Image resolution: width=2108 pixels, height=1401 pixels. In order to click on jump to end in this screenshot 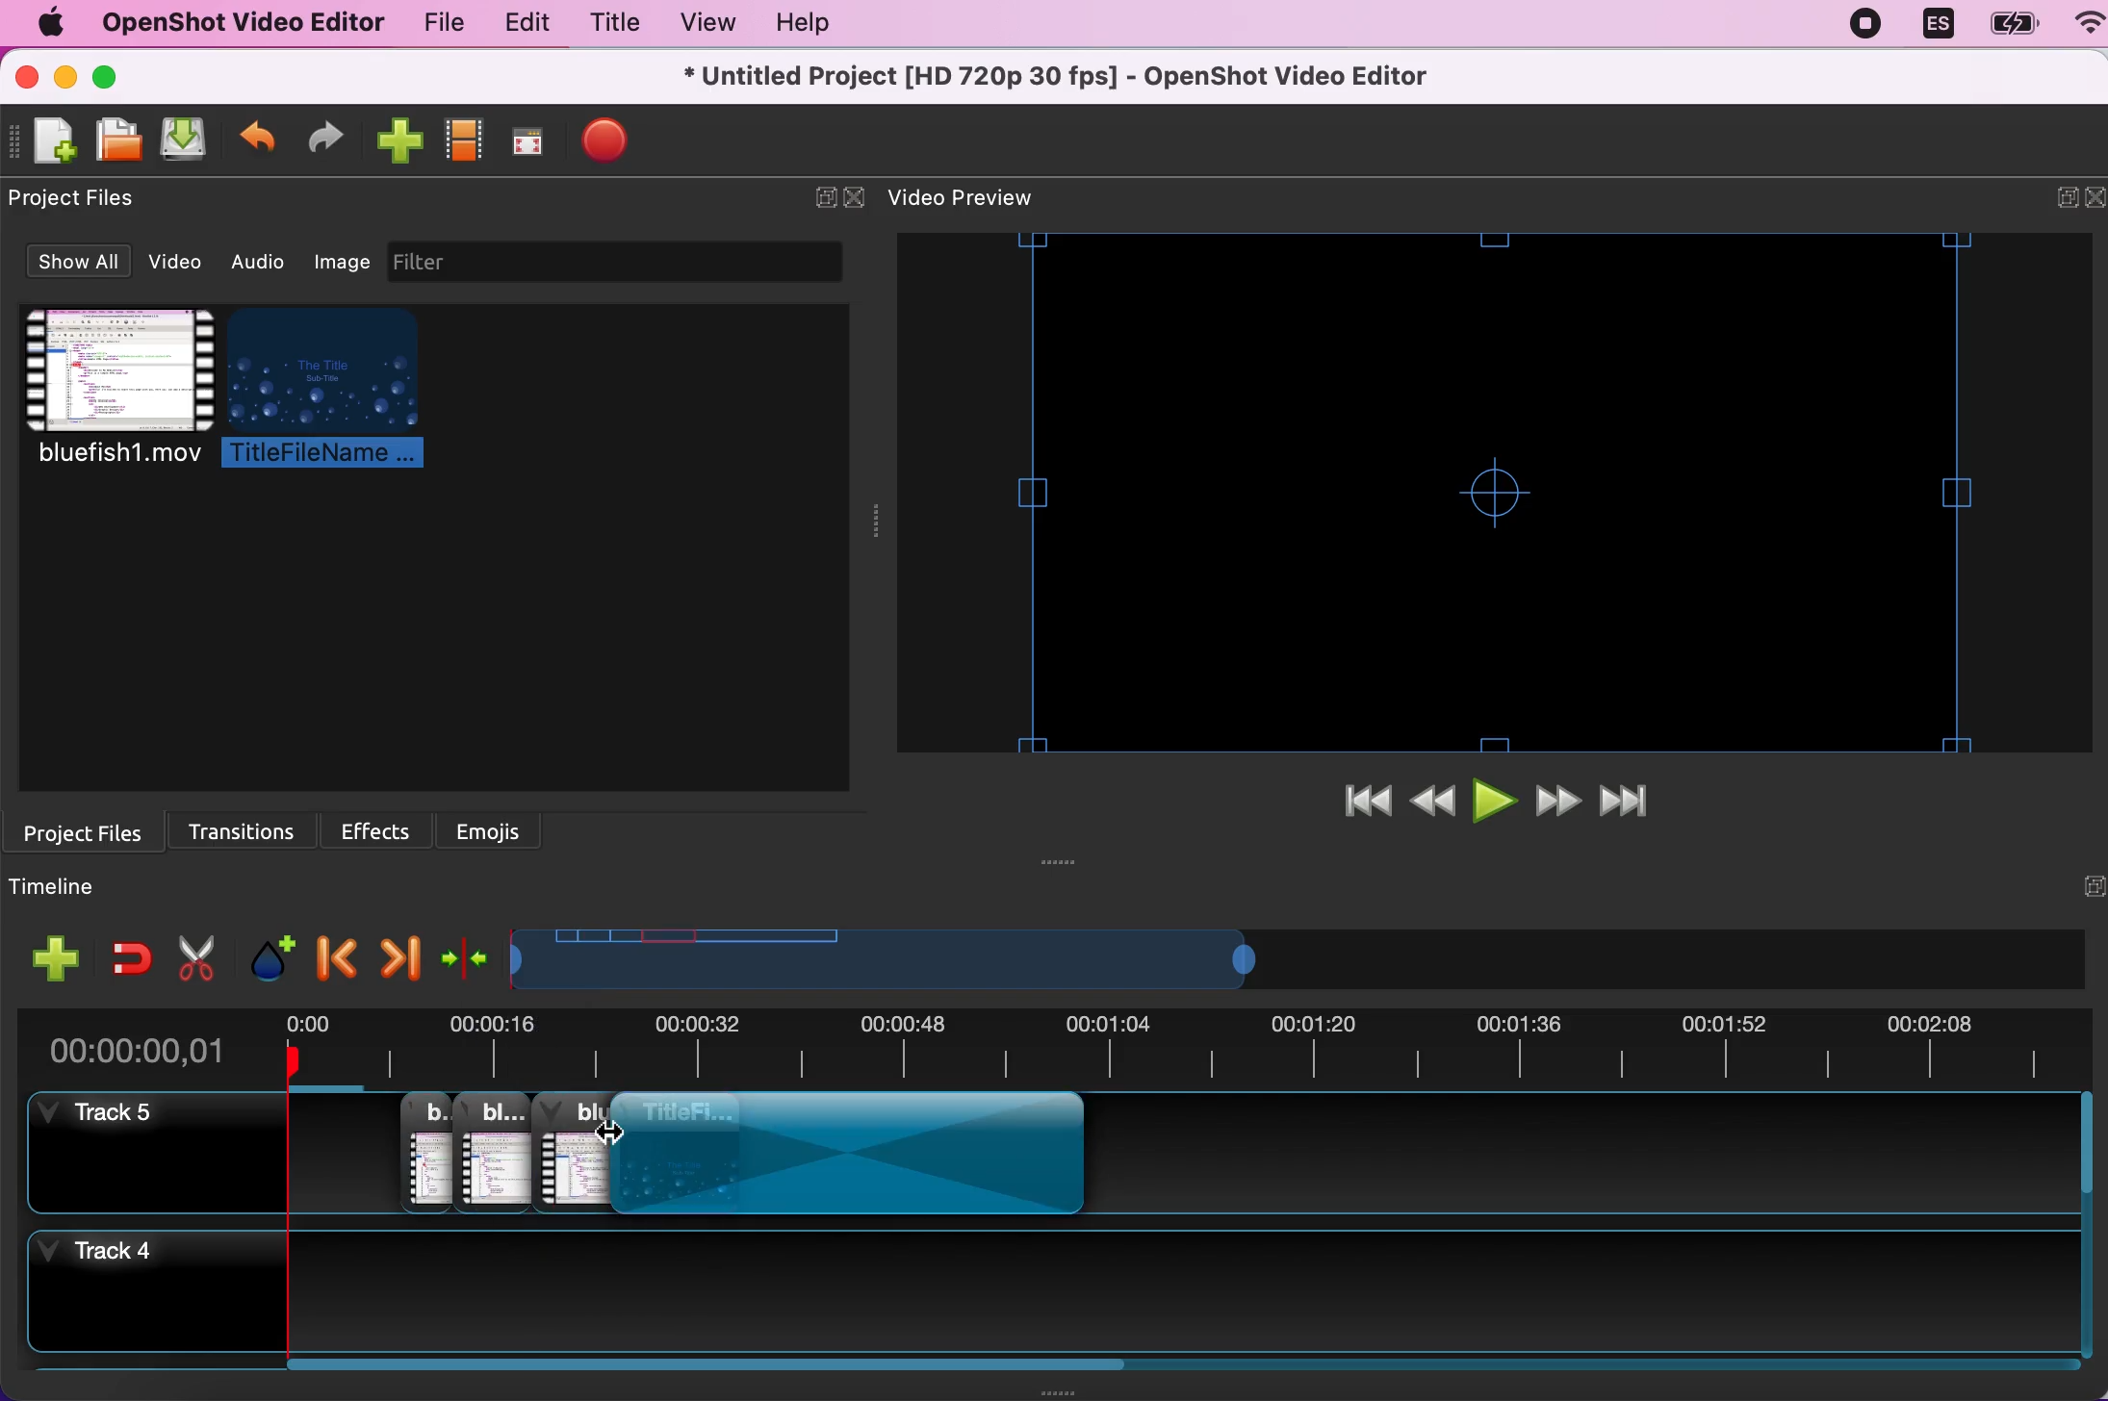, I will do `click(1636, 803)`.